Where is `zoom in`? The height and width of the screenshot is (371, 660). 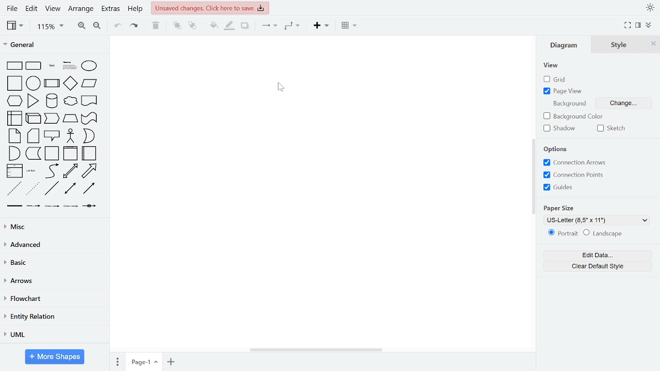 zoom in is located at coordinates (81, 26).